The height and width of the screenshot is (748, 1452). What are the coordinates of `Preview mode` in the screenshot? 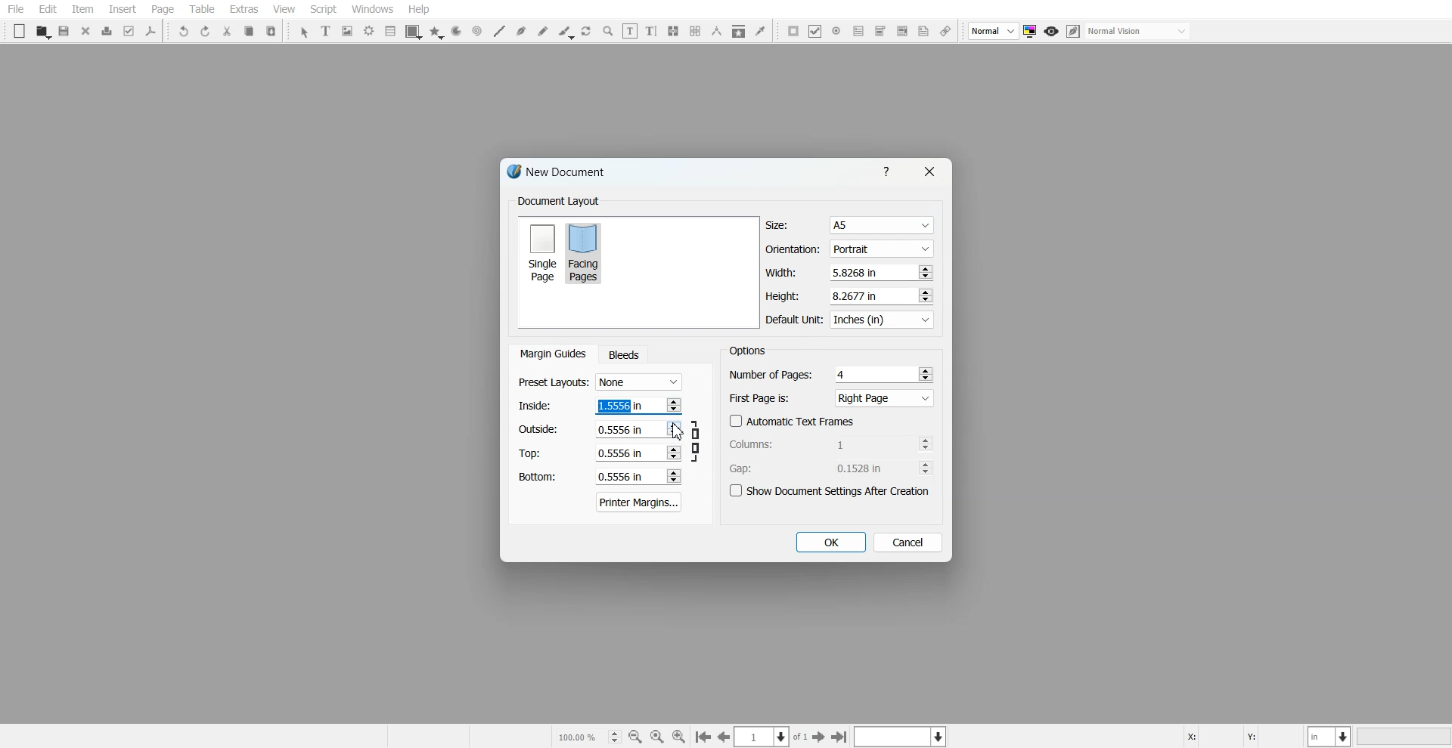 It's located at (1052, 32).